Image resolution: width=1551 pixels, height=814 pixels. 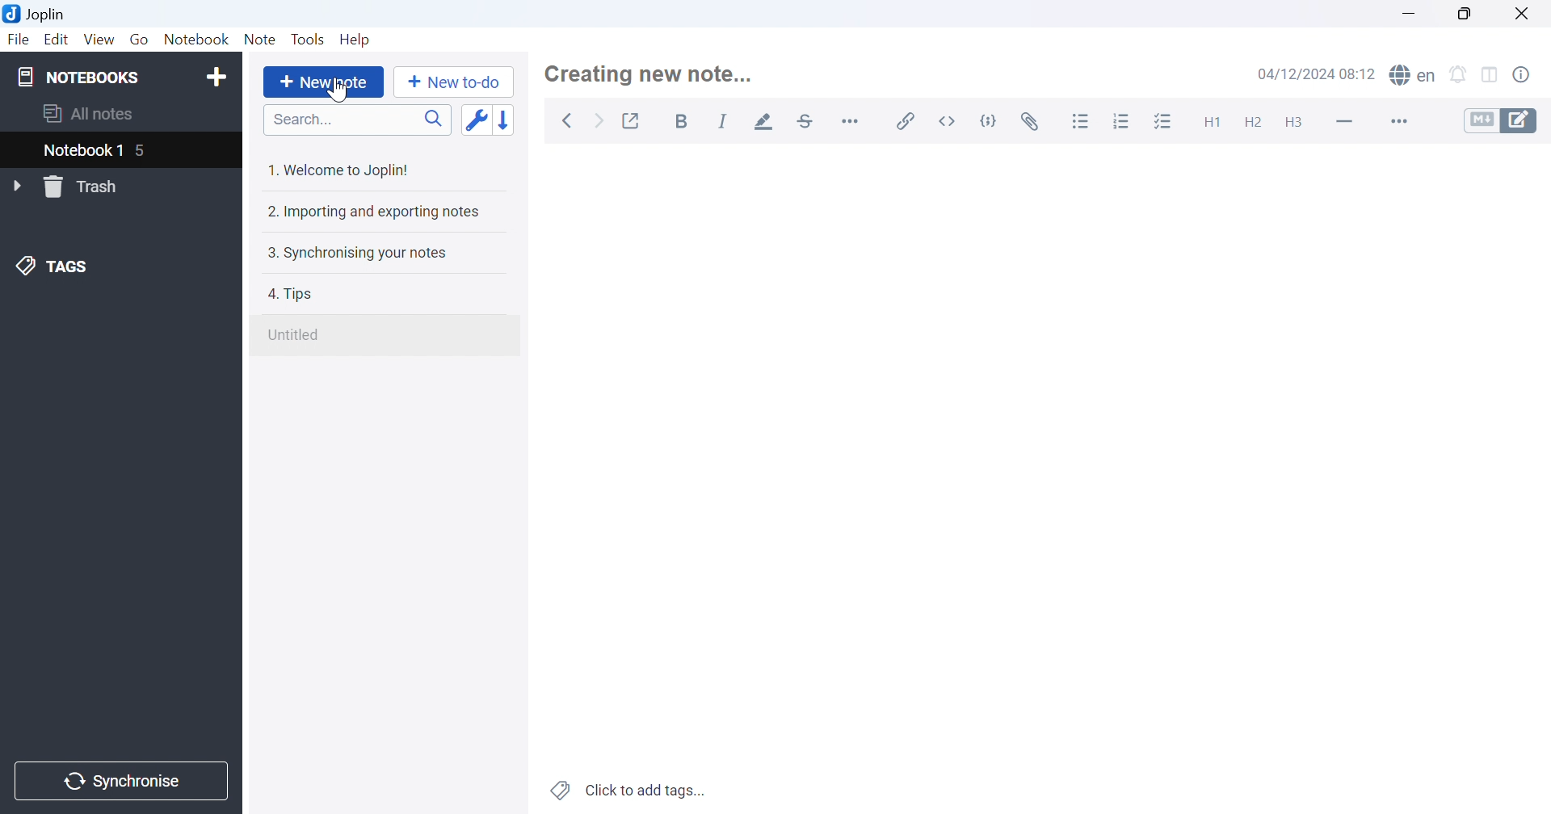 I want to click on Back, so click(x=565, y=121).